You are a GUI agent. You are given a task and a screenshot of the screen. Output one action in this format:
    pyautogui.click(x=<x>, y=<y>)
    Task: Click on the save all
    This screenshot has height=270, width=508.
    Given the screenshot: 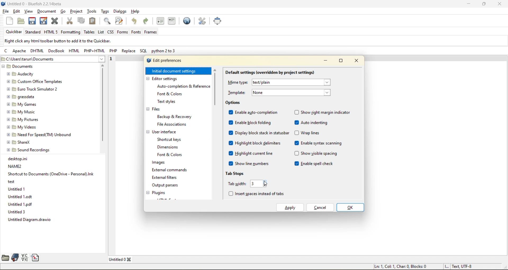 What is the action you would take?
    pyautogui.click(x=43, y=20)
    